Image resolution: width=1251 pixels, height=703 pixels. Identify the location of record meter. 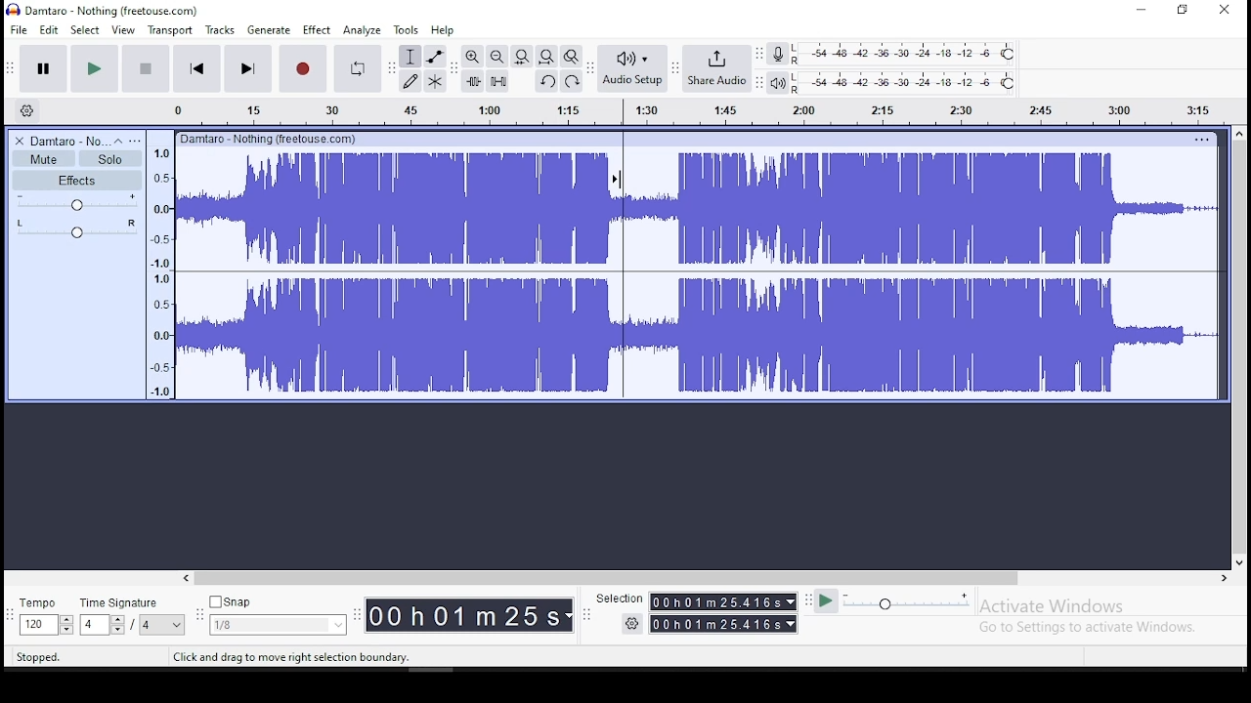
(778, 54).